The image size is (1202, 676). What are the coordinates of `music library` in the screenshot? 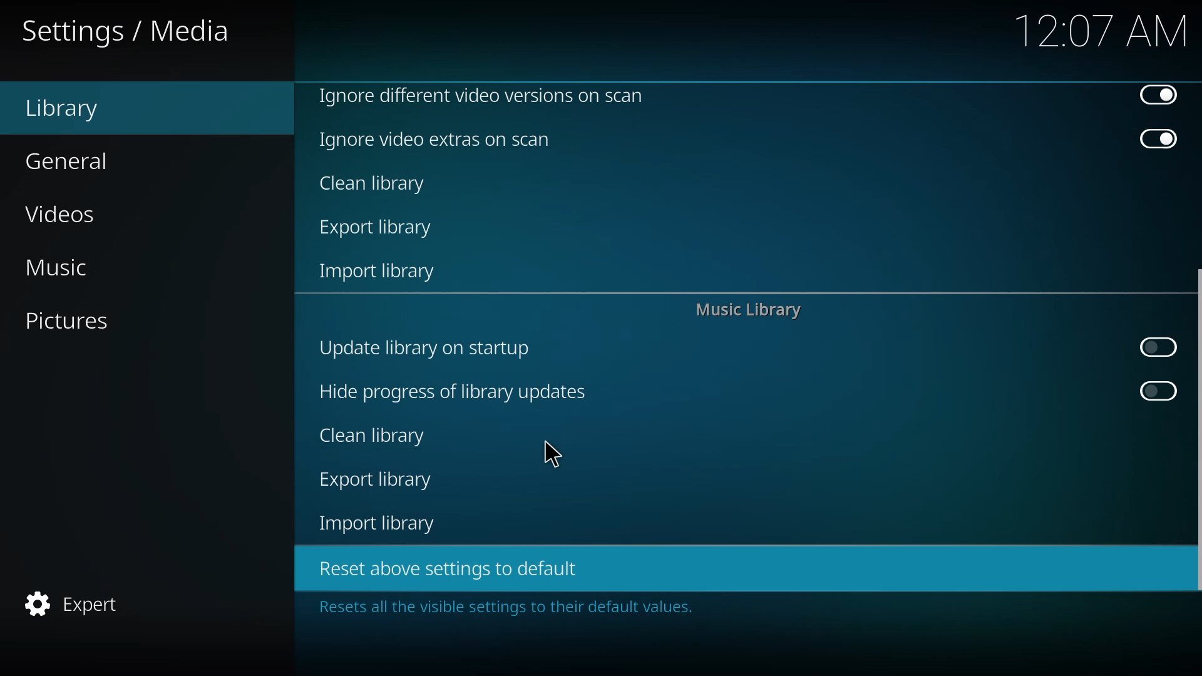 It's located at (746, 312).